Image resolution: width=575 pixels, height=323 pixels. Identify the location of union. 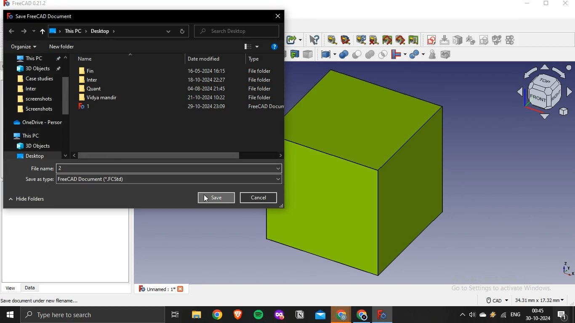
(370, 54).